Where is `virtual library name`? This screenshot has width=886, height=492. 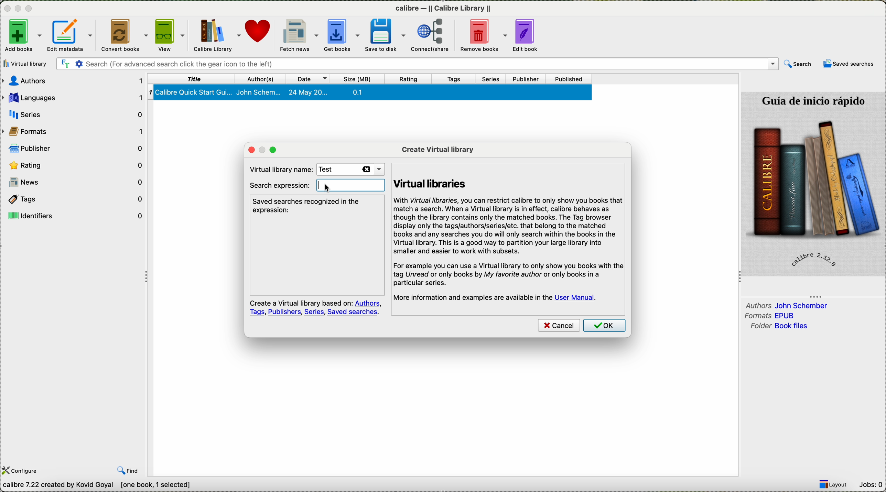 virtual library name is located at coordinates (278, 168).